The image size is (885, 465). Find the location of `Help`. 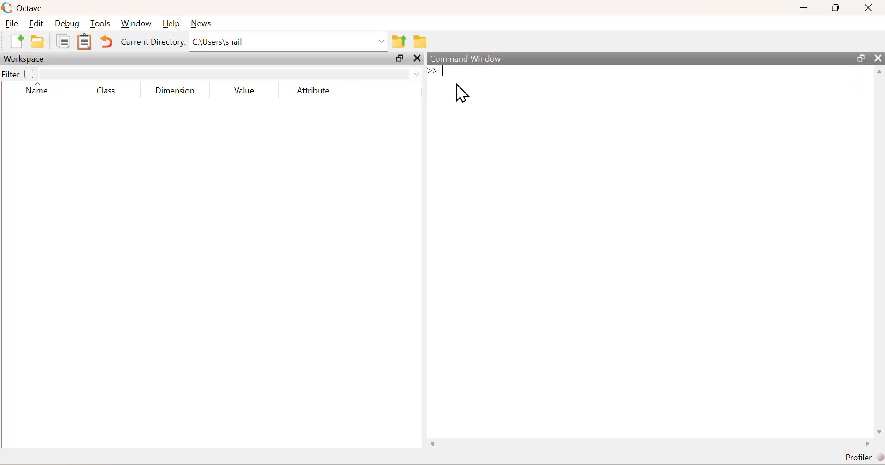

Help is located at coordinates (171, 23).